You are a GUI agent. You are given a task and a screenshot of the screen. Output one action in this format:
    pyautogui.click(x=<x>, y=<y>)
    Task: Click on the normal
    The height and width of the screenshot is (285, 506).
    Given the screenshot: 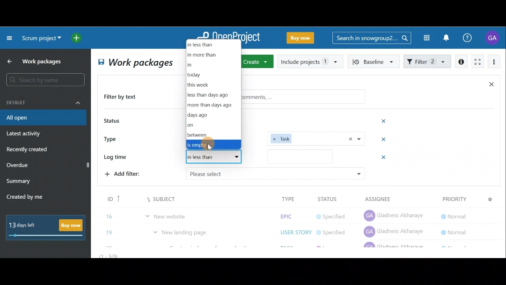 What is the action you would take?
    pyautogui.click(x=453, y=198)
    